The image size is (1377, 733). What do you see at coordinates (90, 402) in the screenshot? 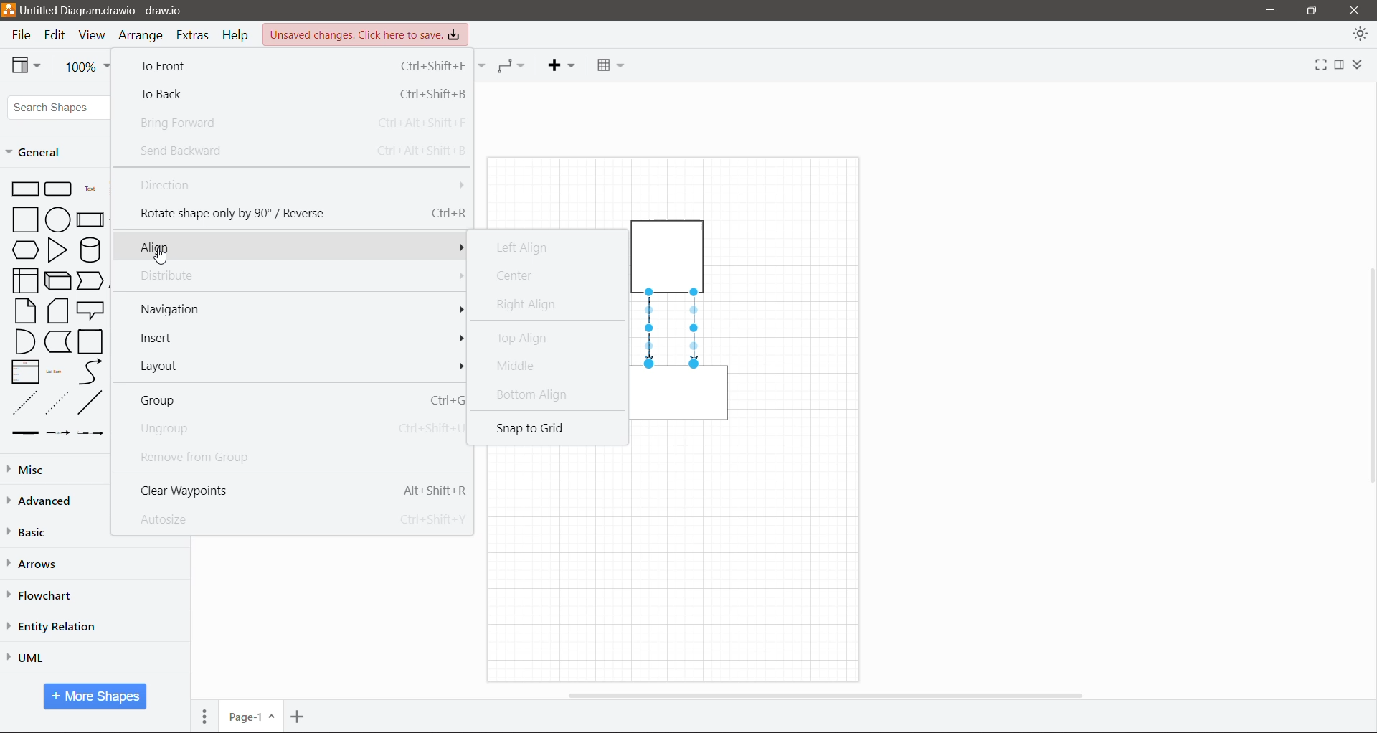
I see `line` at bounding box center [90, 402].